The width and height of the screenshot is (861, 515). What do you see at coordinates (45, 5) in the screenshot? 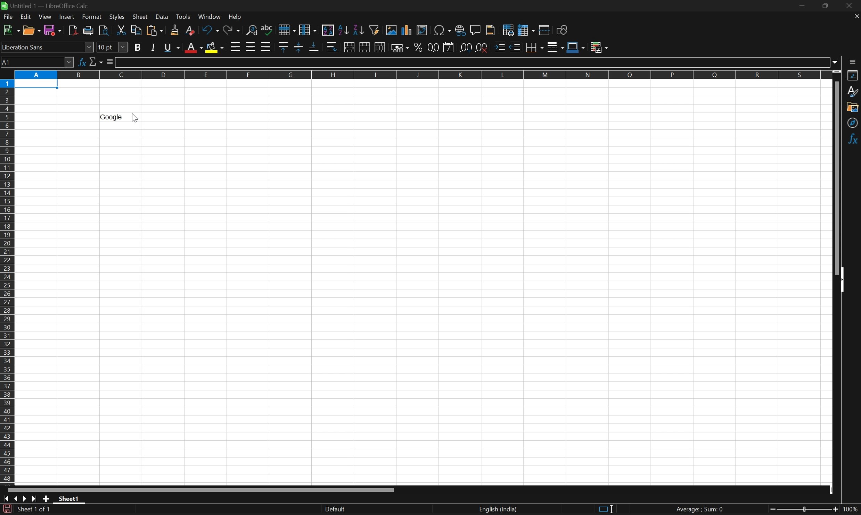
I see `Untitled1 - LibreOffice Calc` at bounding box center [45, 5].